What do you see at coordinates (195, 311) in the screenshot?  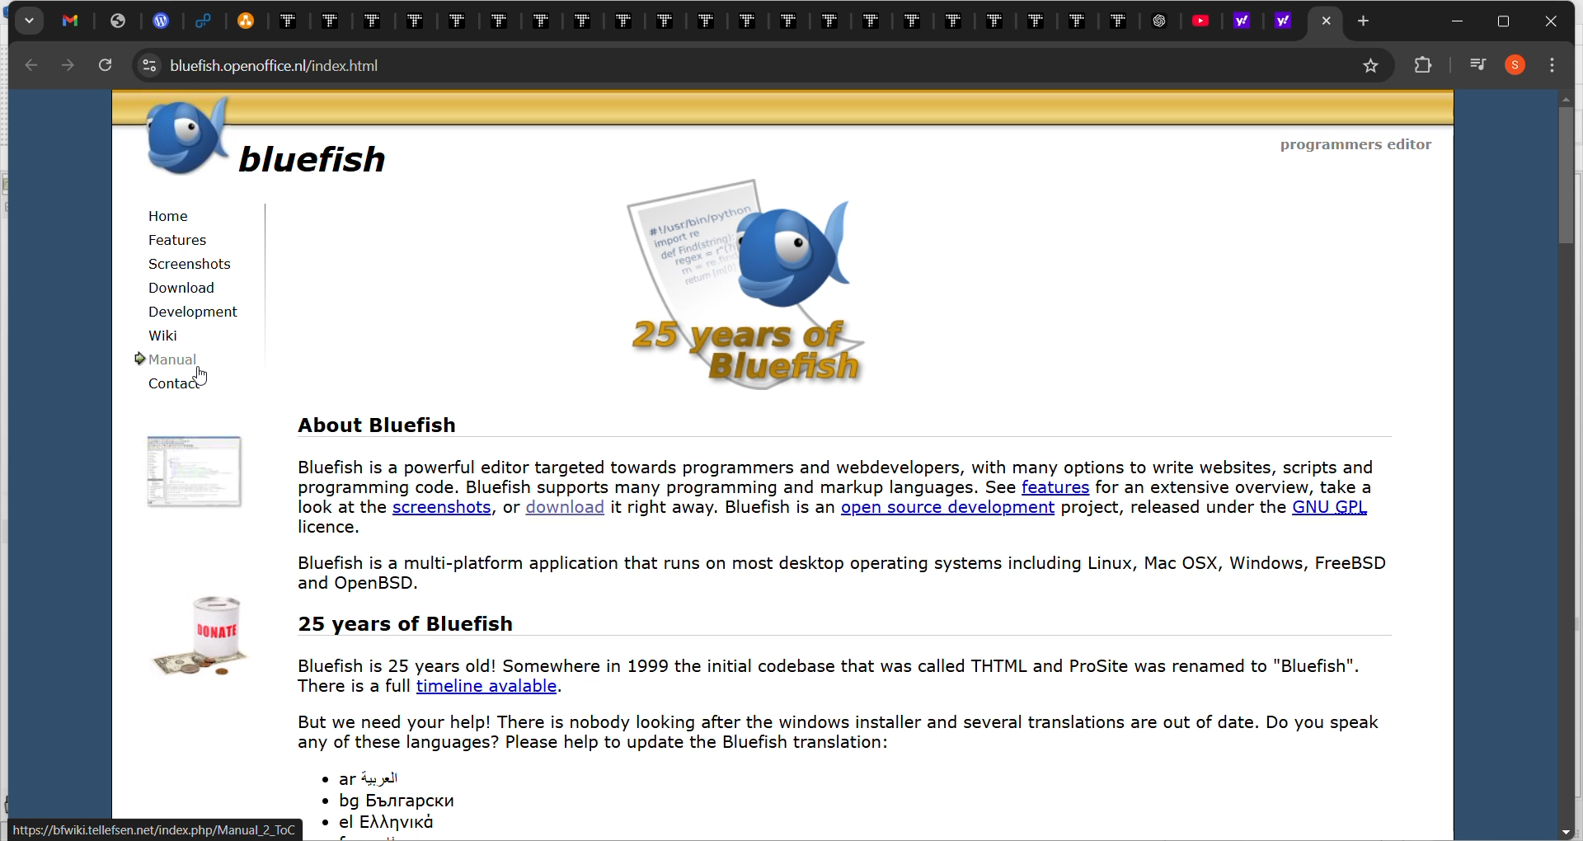 I see `development` at bounding box center [195, 311].